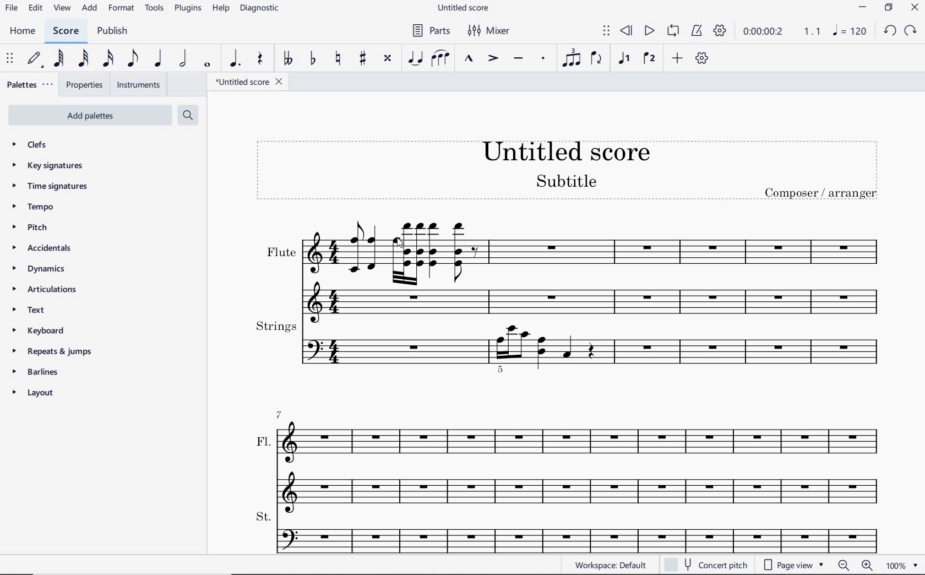 The height and width of the screenshot is (575, 925). Describe the element at coordinates (678, 59) in the screenshot. I see `ADD` at that location.